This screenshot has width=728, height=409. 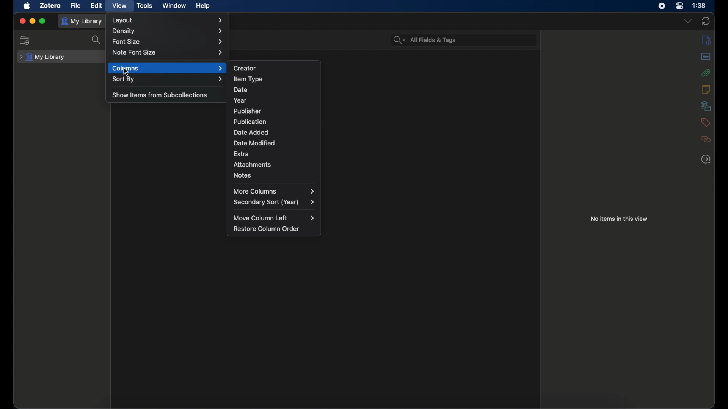 I want to click on library, so click(x=706, y=106).